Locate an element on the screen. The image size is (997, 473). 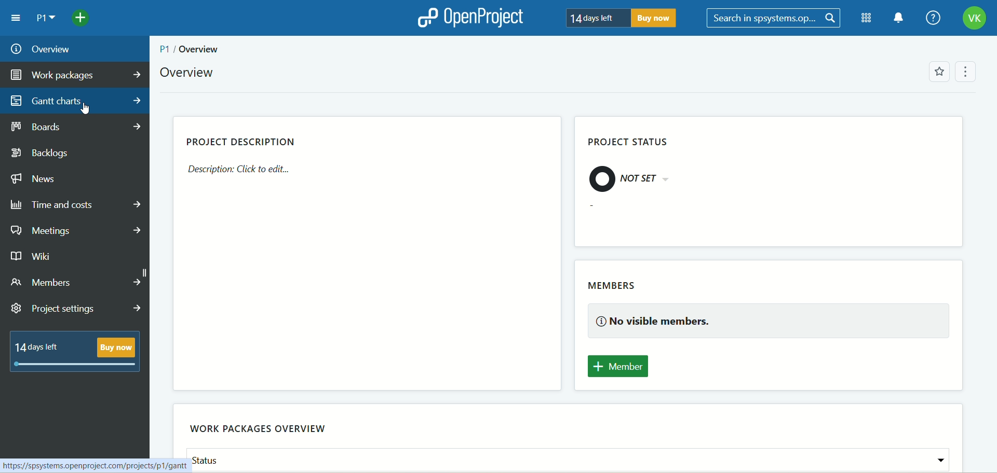
overview is located at coordinates (75, 49).